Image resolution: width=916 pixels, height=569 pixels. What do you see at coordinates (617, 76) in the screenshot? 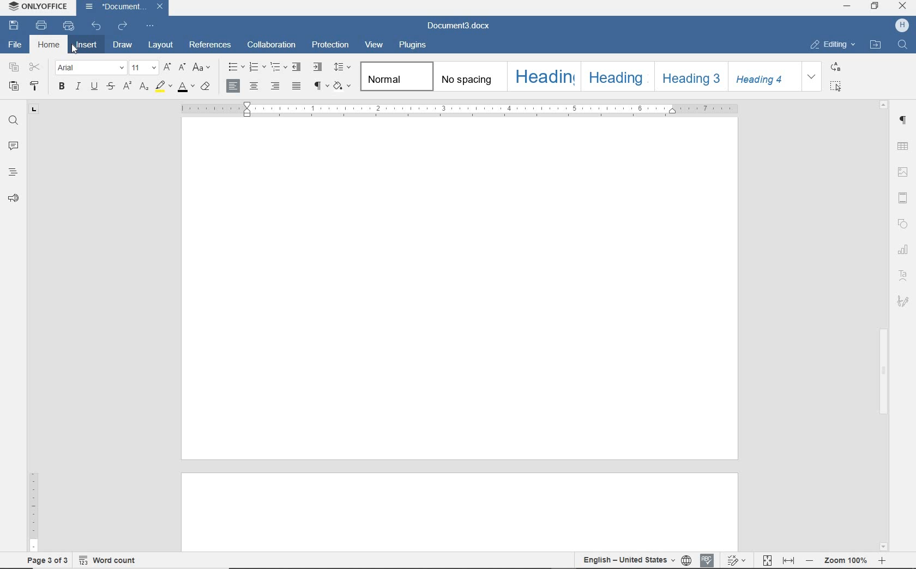
I see `HEADING 2` at bounding box center [617, 76].